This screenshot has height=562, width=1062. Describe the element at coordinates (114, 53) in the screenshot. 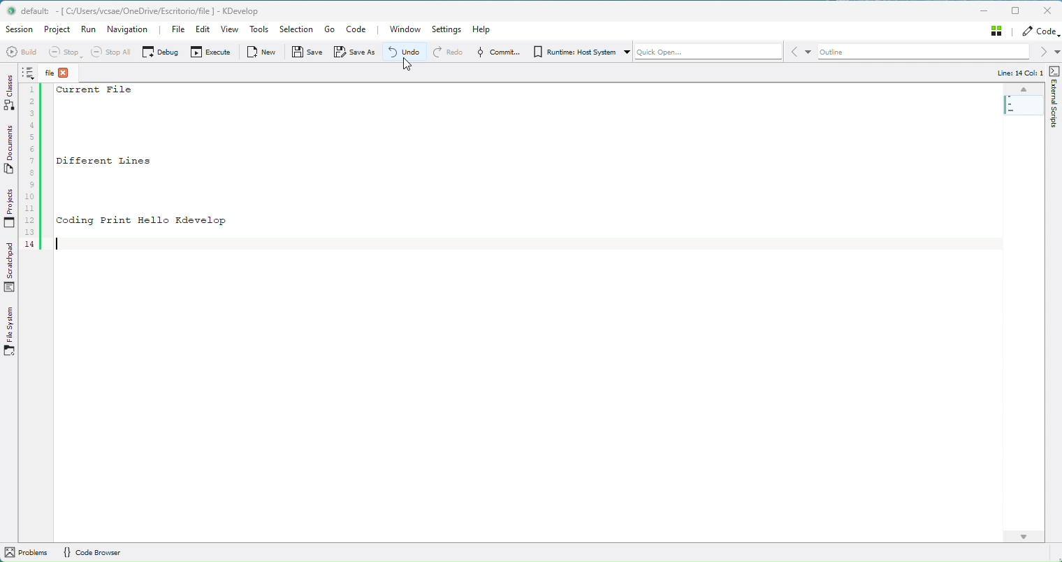

I see `Stop All` at that location.